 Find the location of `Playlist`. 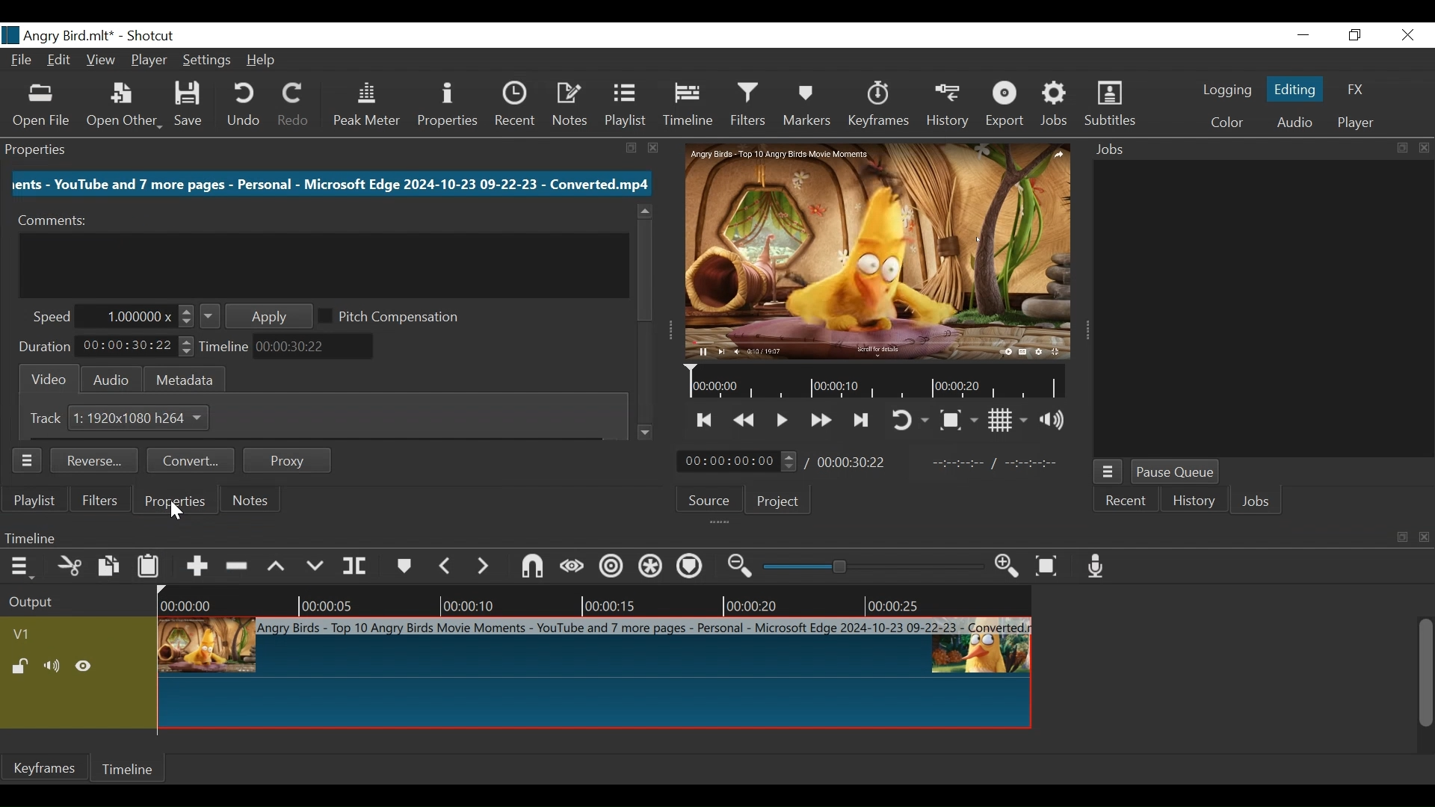

Playlist is located at coordinates (629, 107).